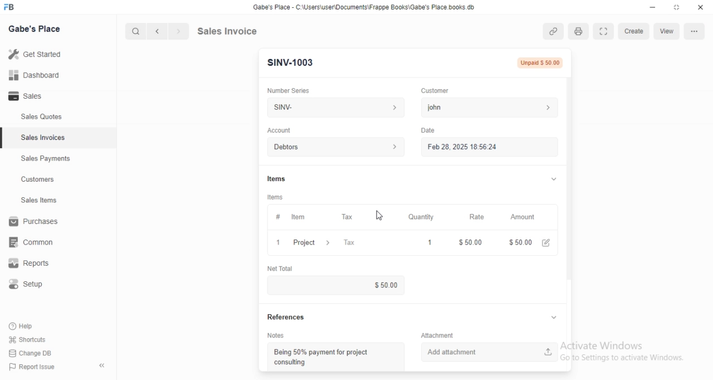 The height and width of the screenshot is (380, 713). I want to click on 1, so click(431, 242).